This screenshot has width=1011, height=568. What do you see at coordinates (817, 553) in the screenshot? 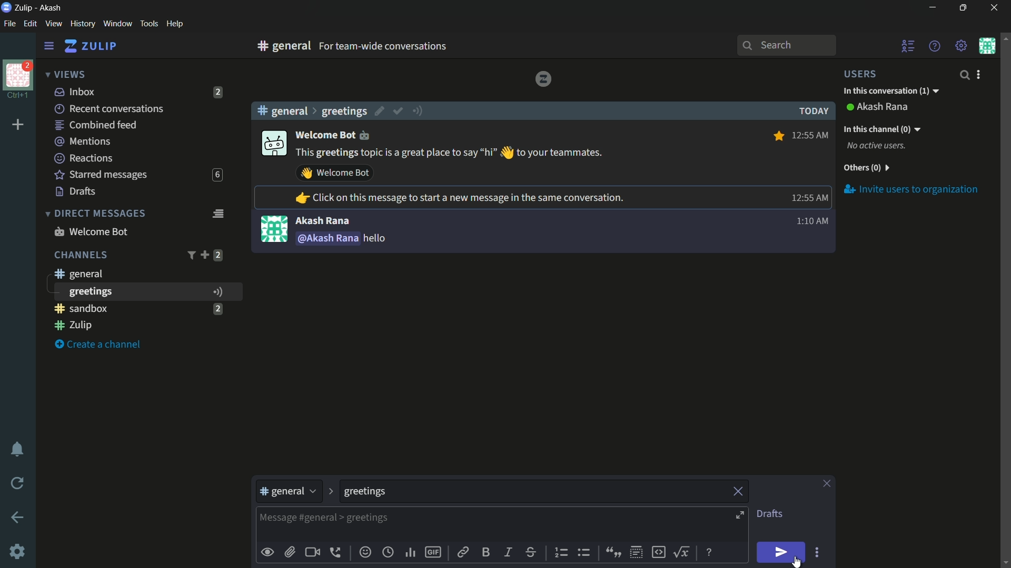
I see `send options` at bounding box center [817, 553].